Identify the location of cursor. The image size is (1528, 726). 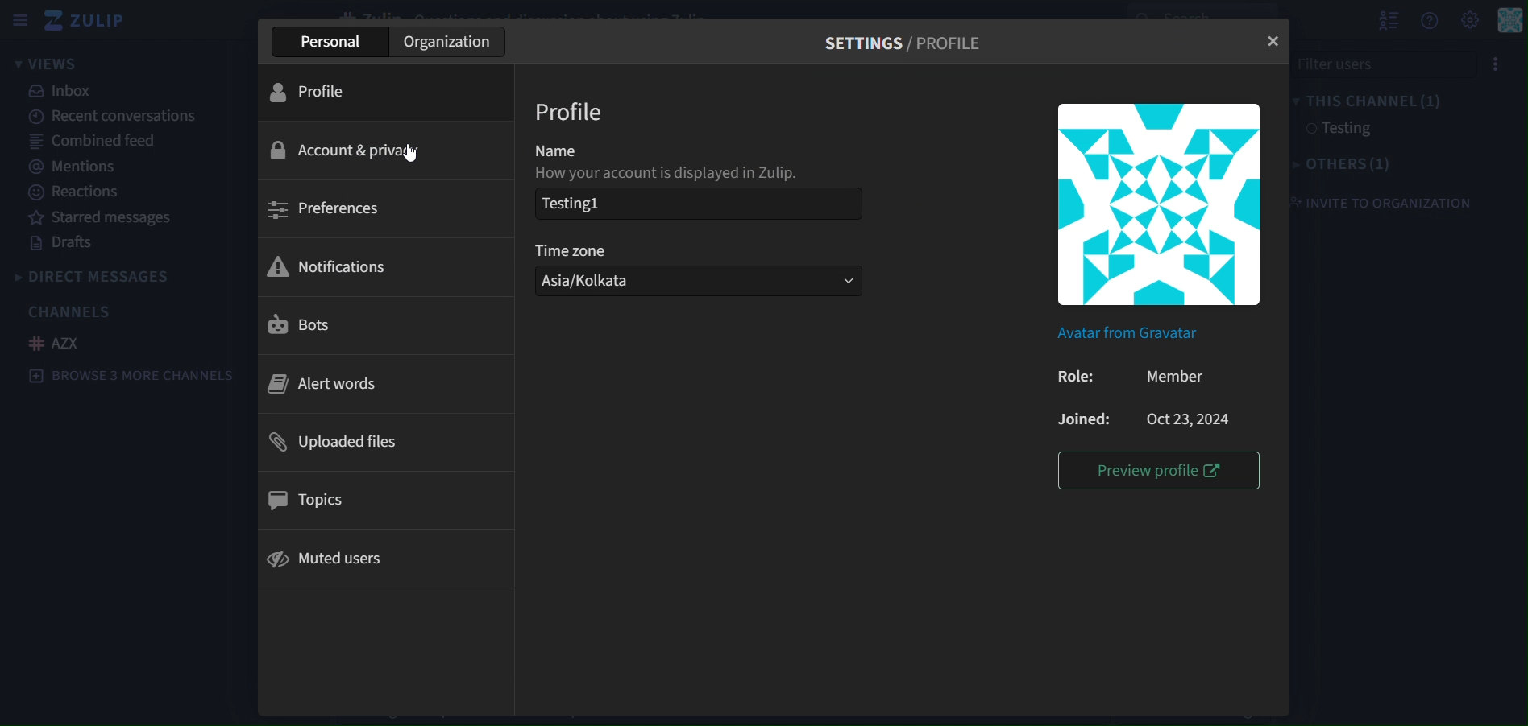
(410, 154).